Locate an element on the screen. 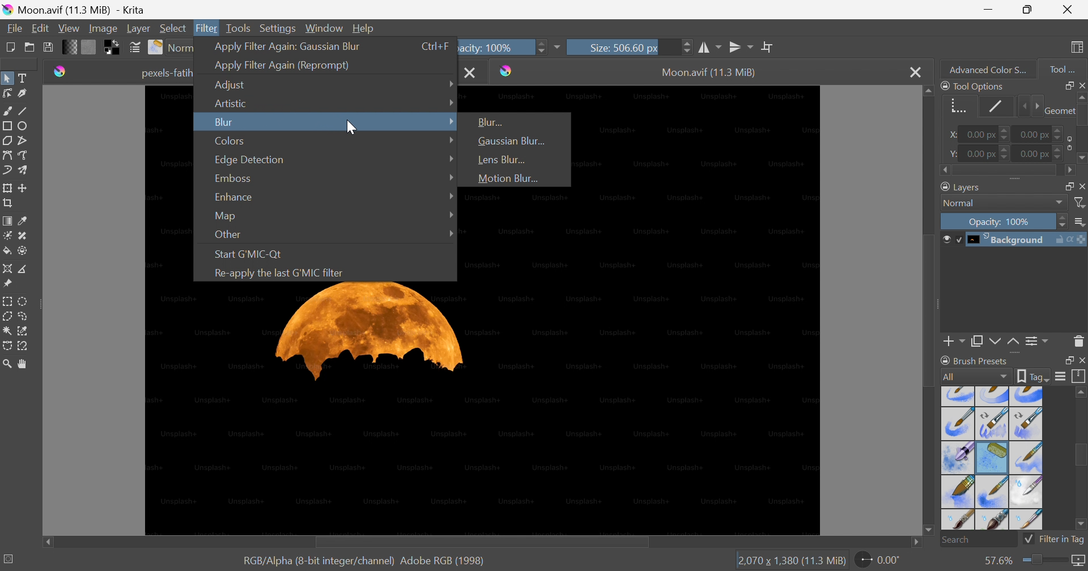 The height and width of the screenshot is (571, 1088). Edit is located at coordinates (41, 28).